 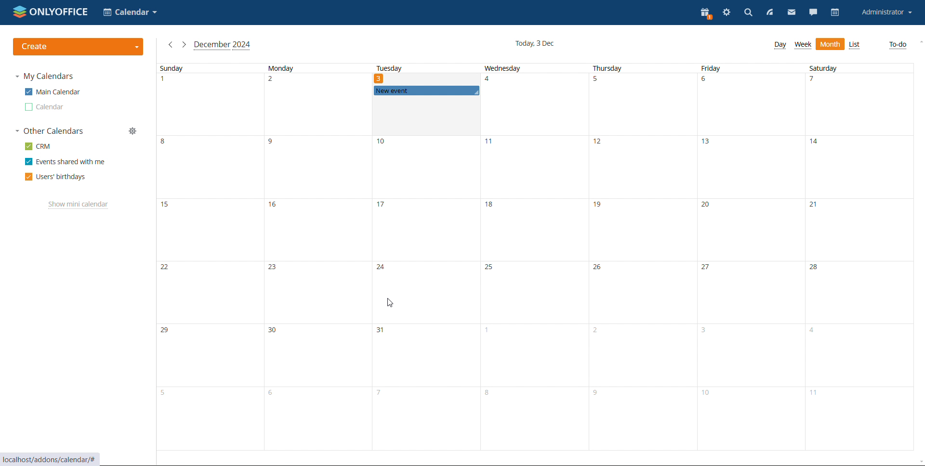 What do you see at coordinates (642, 167) in the screenshot?
I see `date` at bounding box center [642, 167].